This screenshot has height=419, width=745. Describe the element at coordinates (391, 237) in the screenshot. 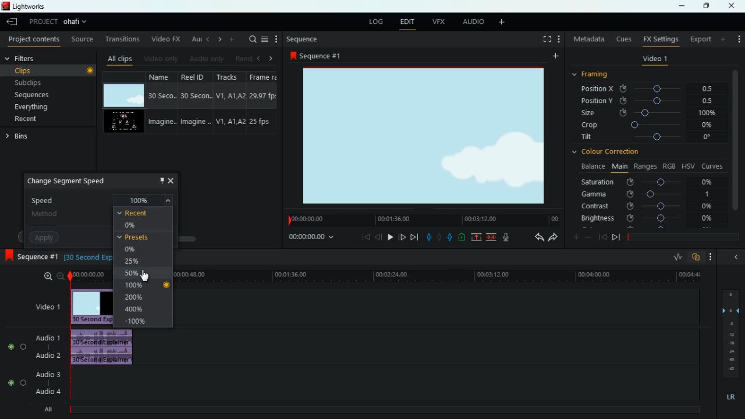

I see `play` at that location.